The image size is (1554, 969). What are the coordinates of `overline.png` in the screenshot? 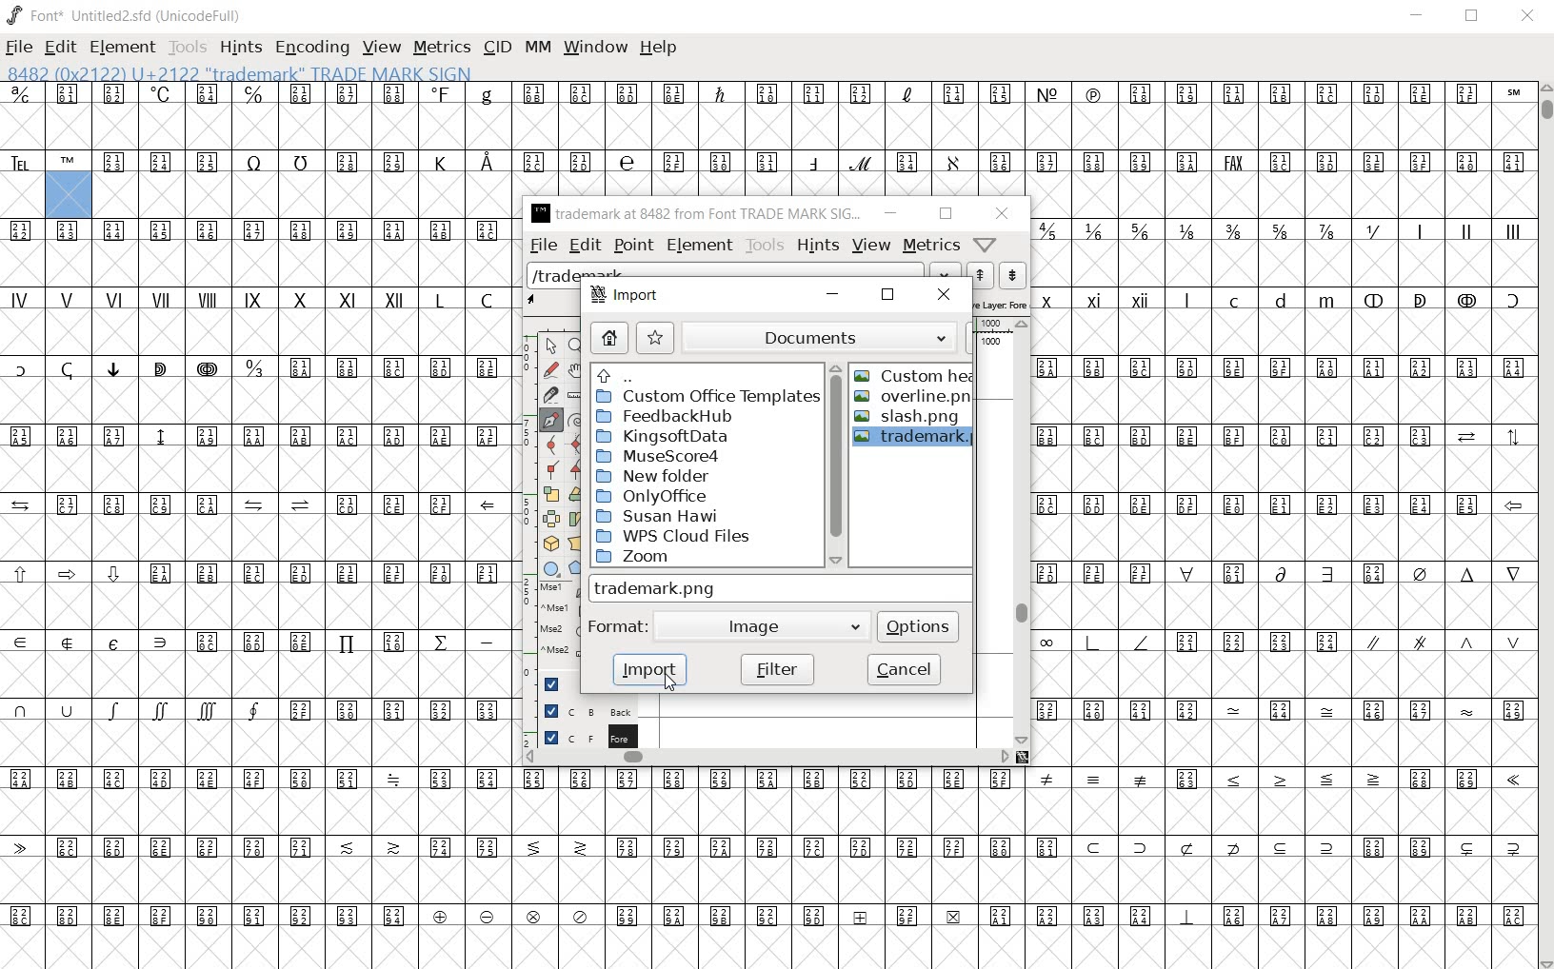 It's located at (914, 397).